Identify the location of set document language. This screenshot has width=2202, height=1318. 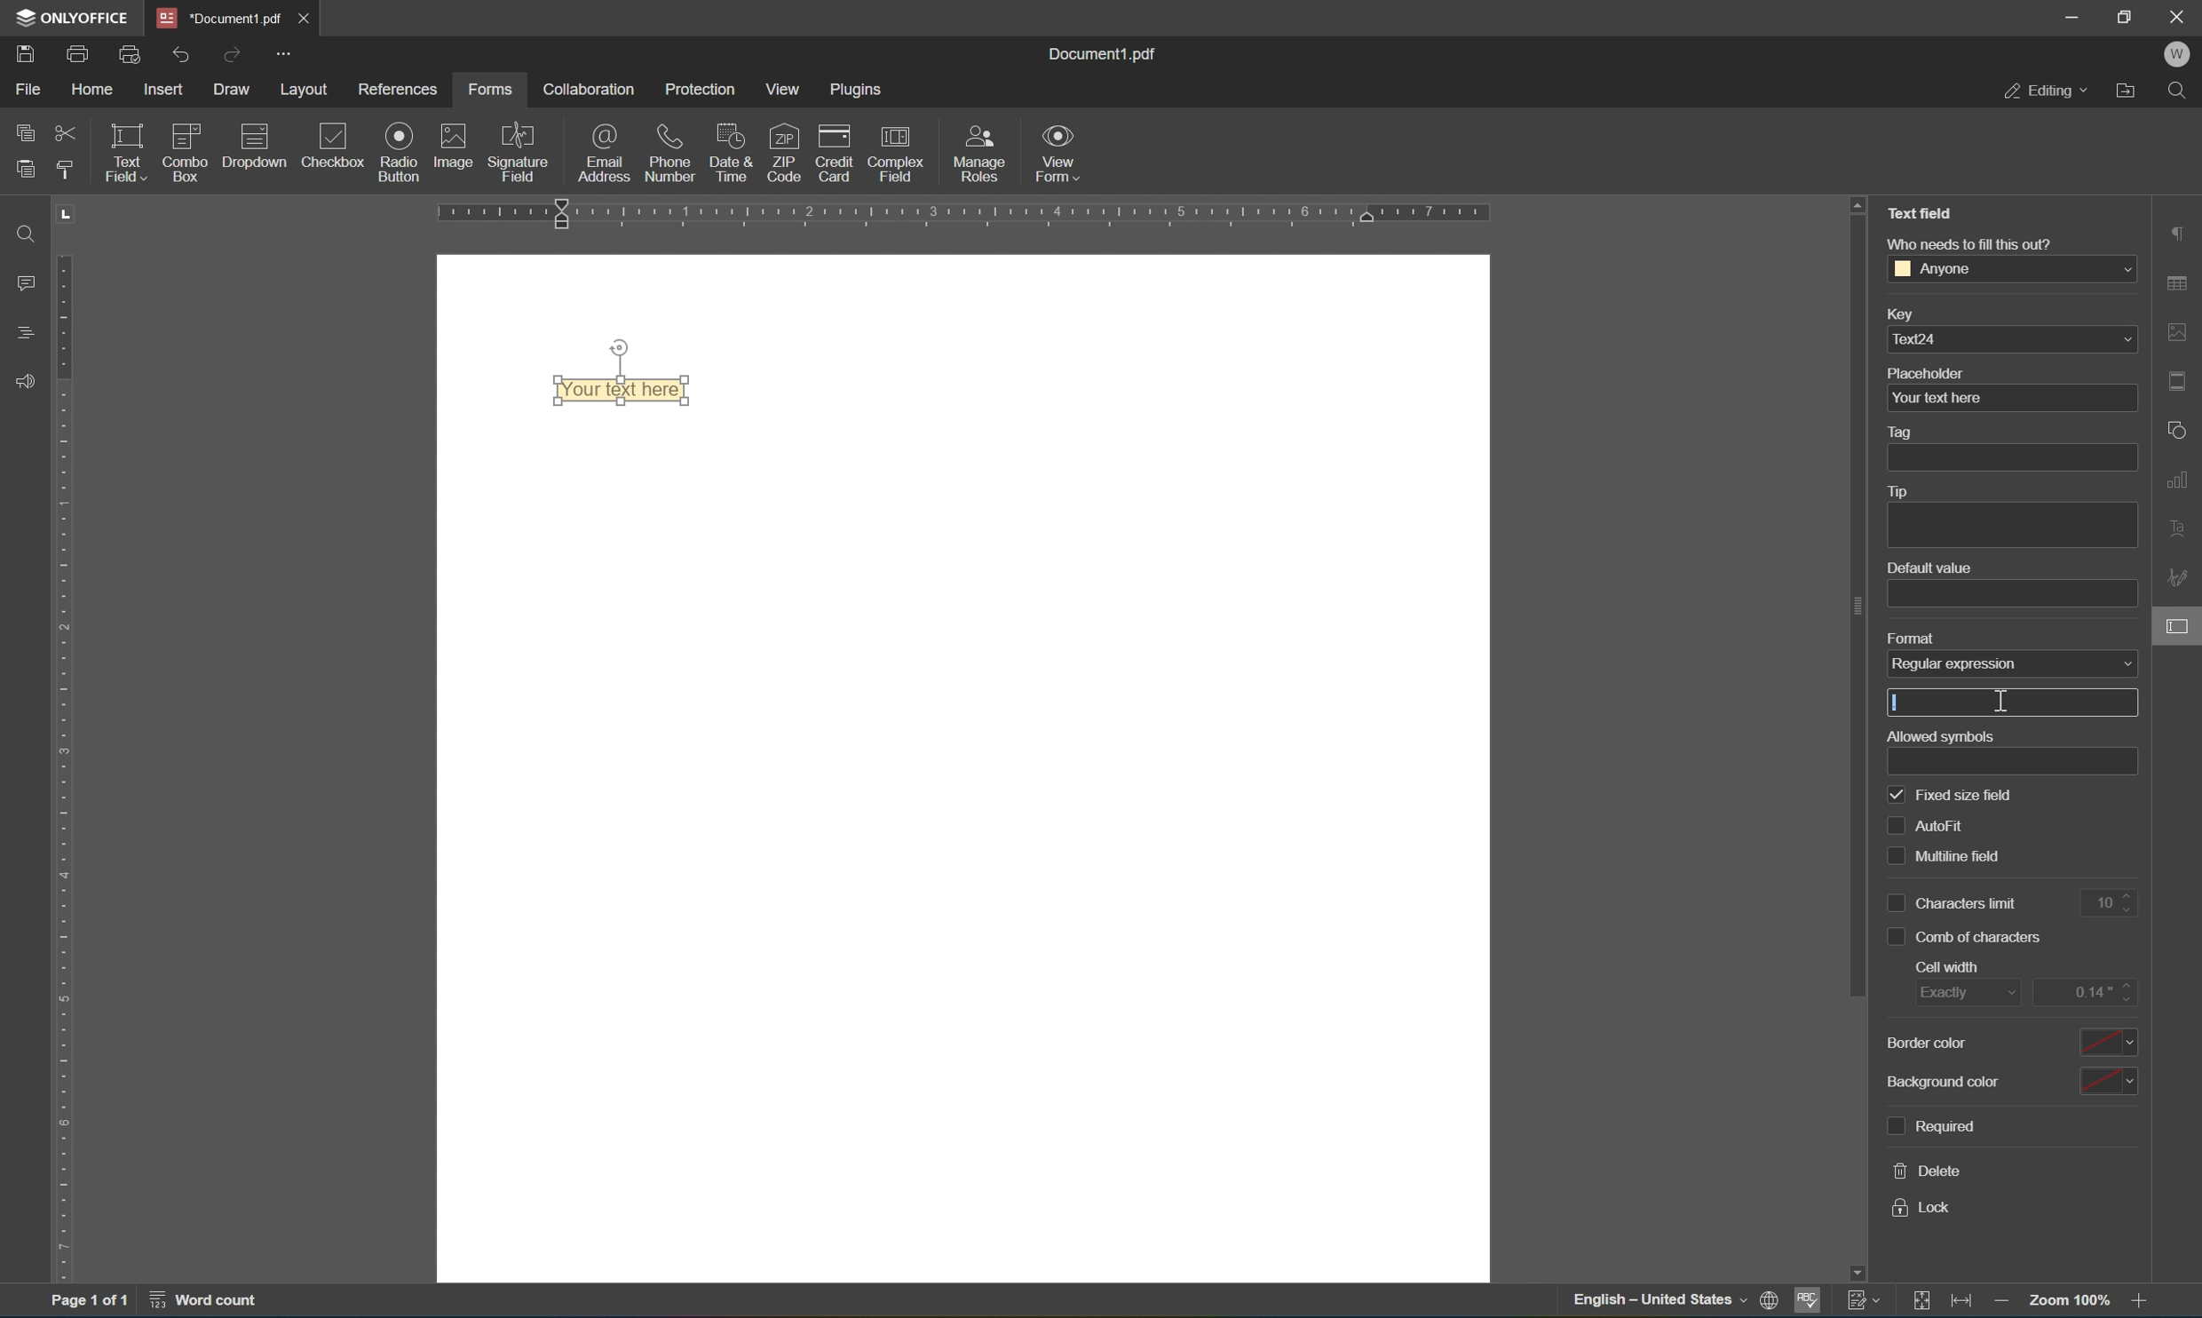
(1775, 1302).